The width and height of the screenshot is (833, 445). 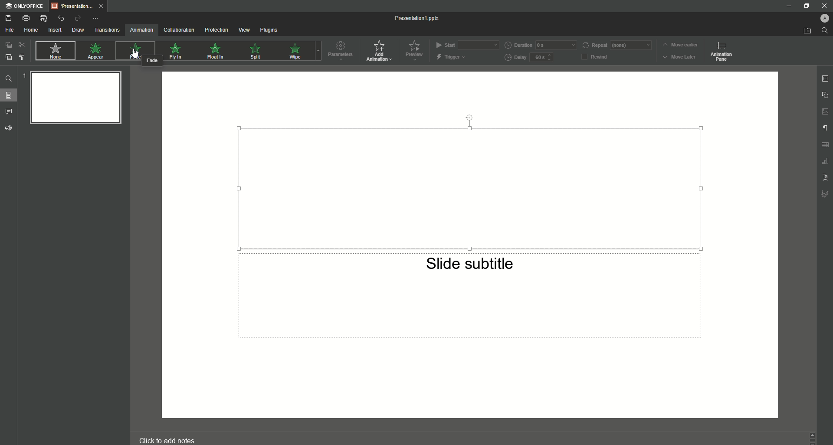 I want to click on Move Earlier, so click(x=680, y=46).